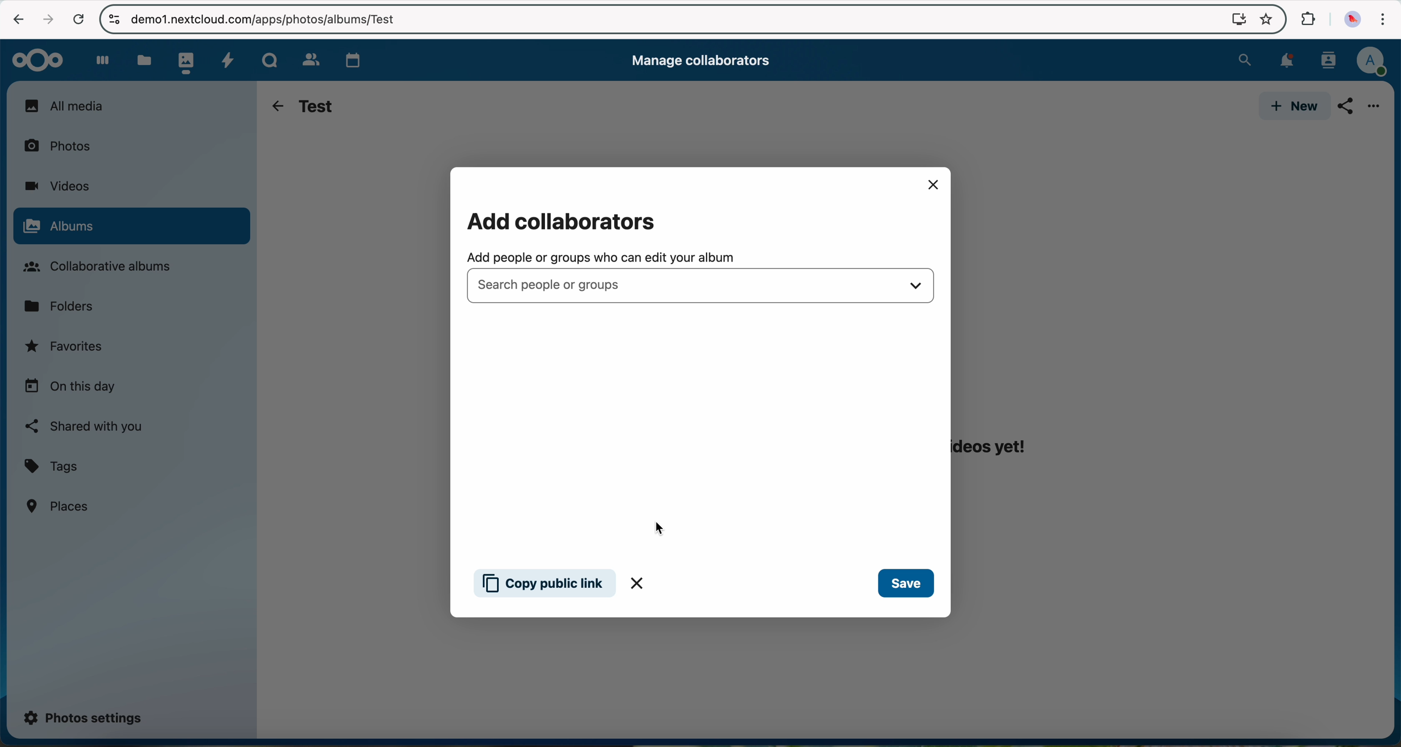 The height and width of the screenshot is (747, 1401). What do you see at coordinates (350, 58) in the screenshot?
I see `calendar` at bounding box center [350, 58].